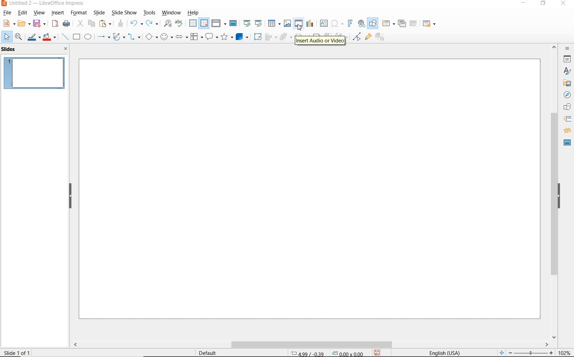  What do you see at coordinates (414, 24) in the screenshot?
I see `DELETE SLIDE` at bounding box center [414, 24].